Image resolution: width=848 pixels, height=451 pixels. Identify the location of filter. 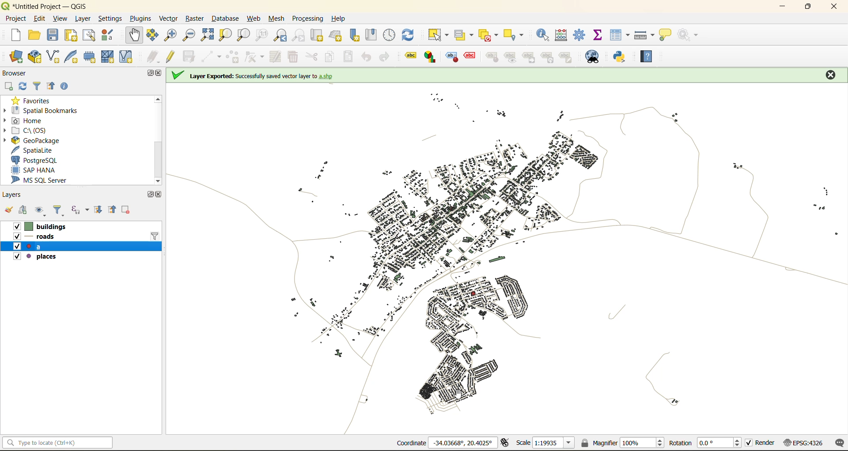
(156, 236).